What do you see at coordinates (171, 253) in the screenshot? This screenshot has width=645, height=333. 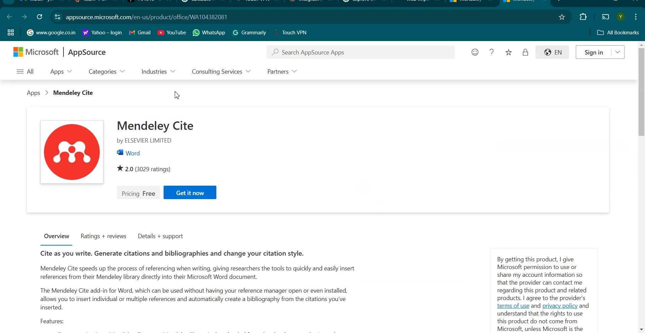 I see `Cite as you write. Generate citations and bibliographies and change your citation style.` at bounding box center [171, 253].